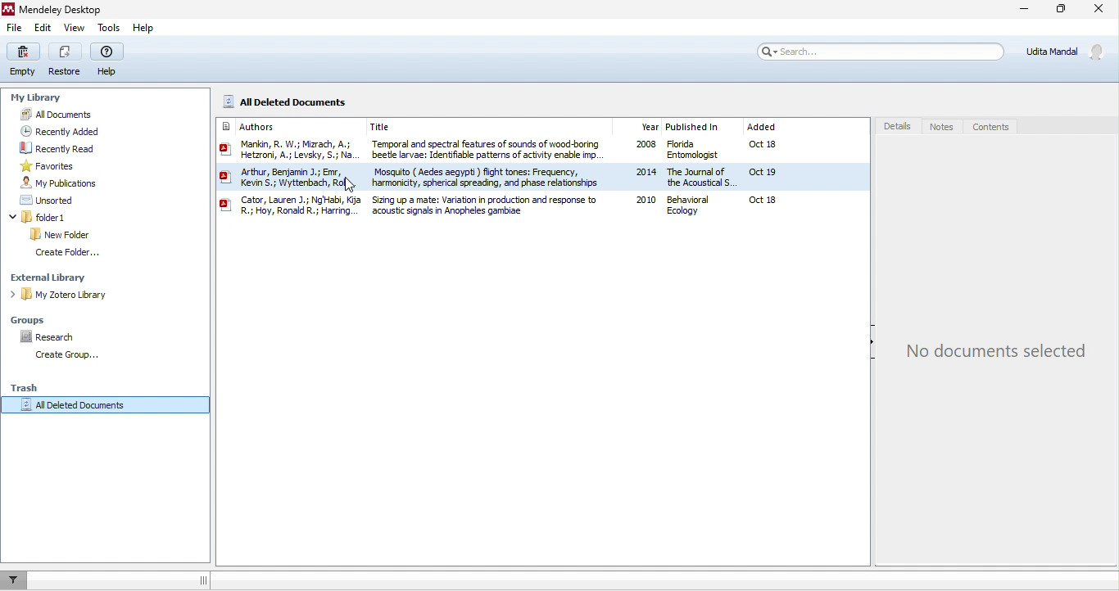 Image resolution: width=1119 pixels, height=591 pixels. What do you see at coordinates (70, 253) in the screenshot?
I see `create folder` at bounding box center [70, 253].